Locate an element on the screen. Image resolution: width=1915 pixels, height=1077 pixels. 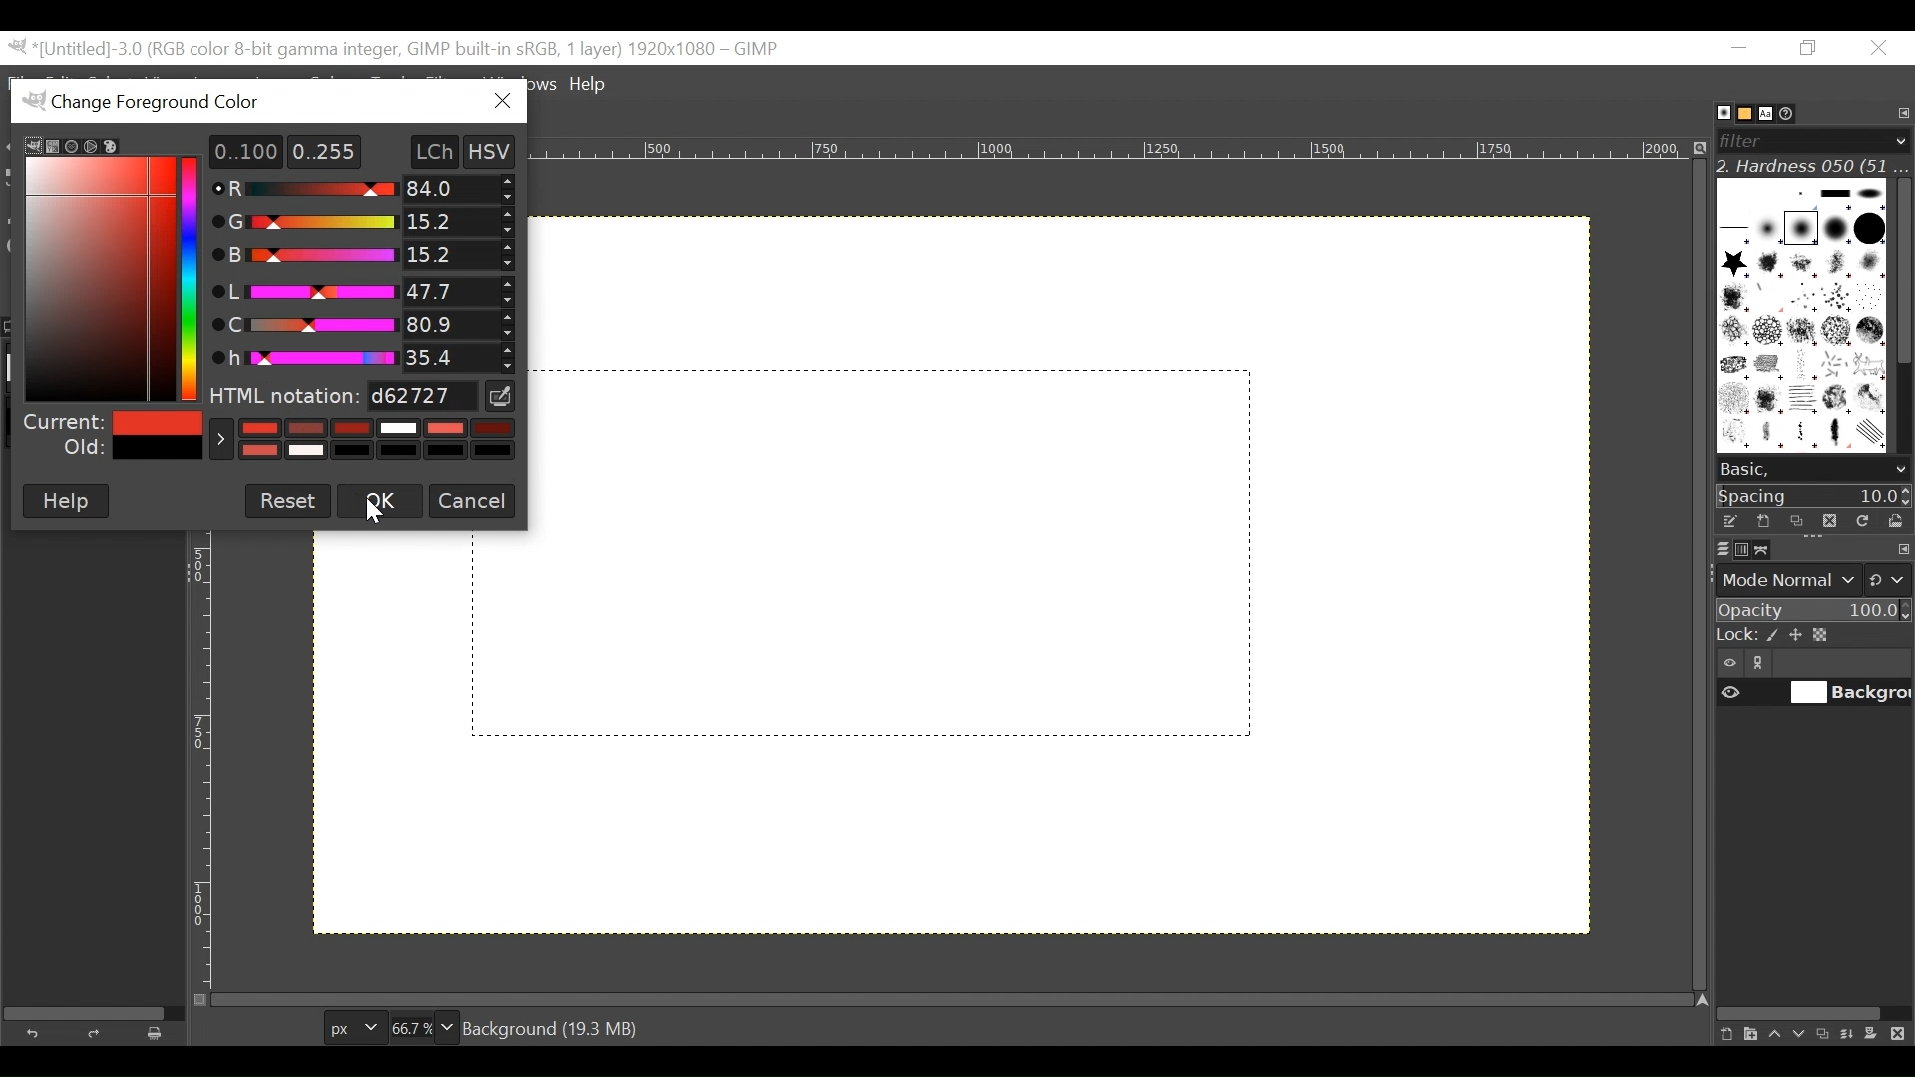
Minimize is located at coordinates (1740, 47).